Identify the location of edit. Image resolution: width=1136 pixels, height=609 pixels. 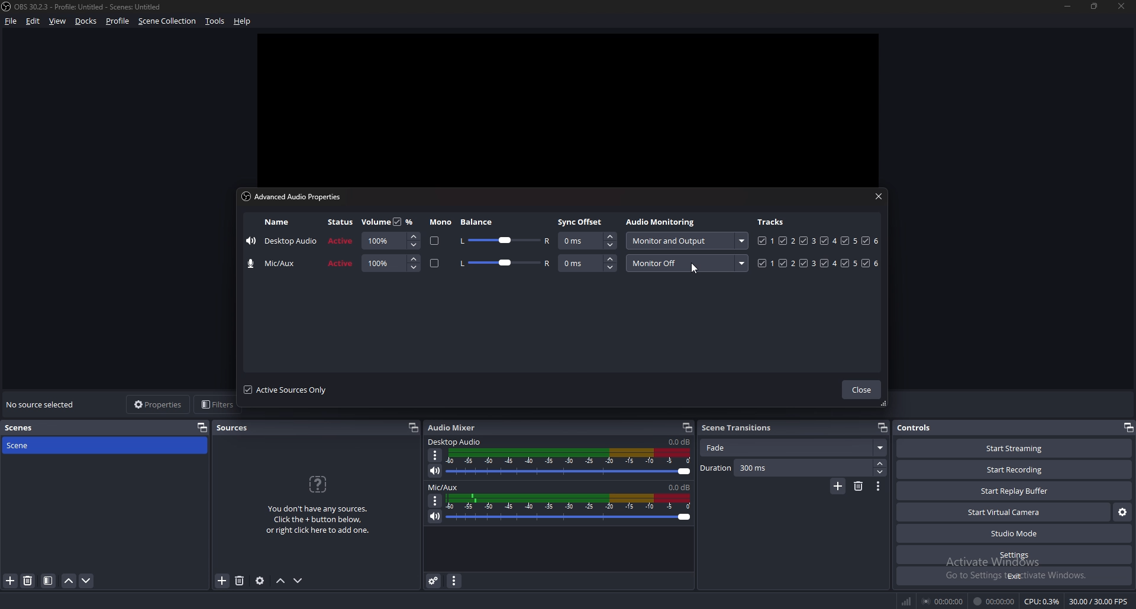
(34, 21).